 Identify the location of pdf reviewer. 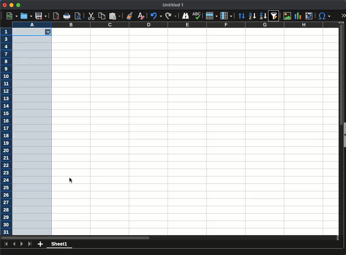
(56, 16).